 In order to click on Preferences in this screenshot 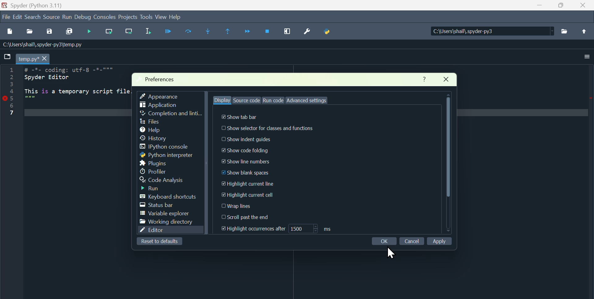, I will do `click(159, 80)`.